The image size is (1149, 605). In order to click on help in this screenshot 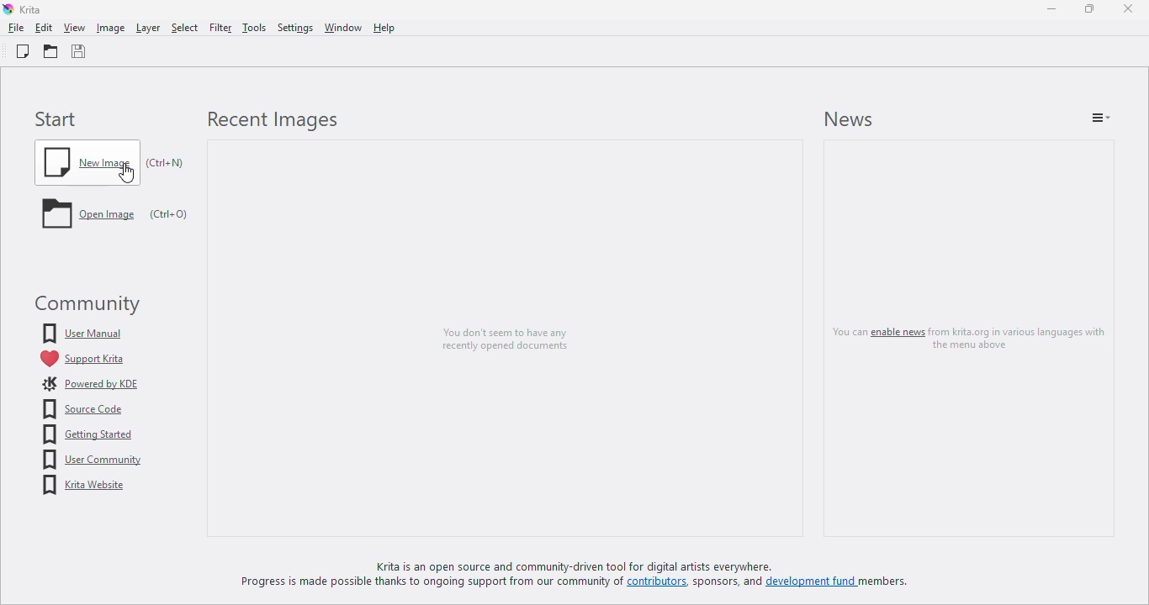, I will do `click(384, 28)`.